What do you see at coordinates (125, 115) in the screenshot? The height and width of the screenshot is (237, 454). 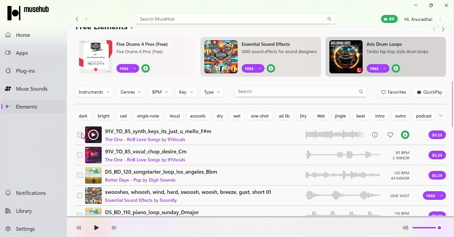 I see `Sad` at bounding box center [125, 115].